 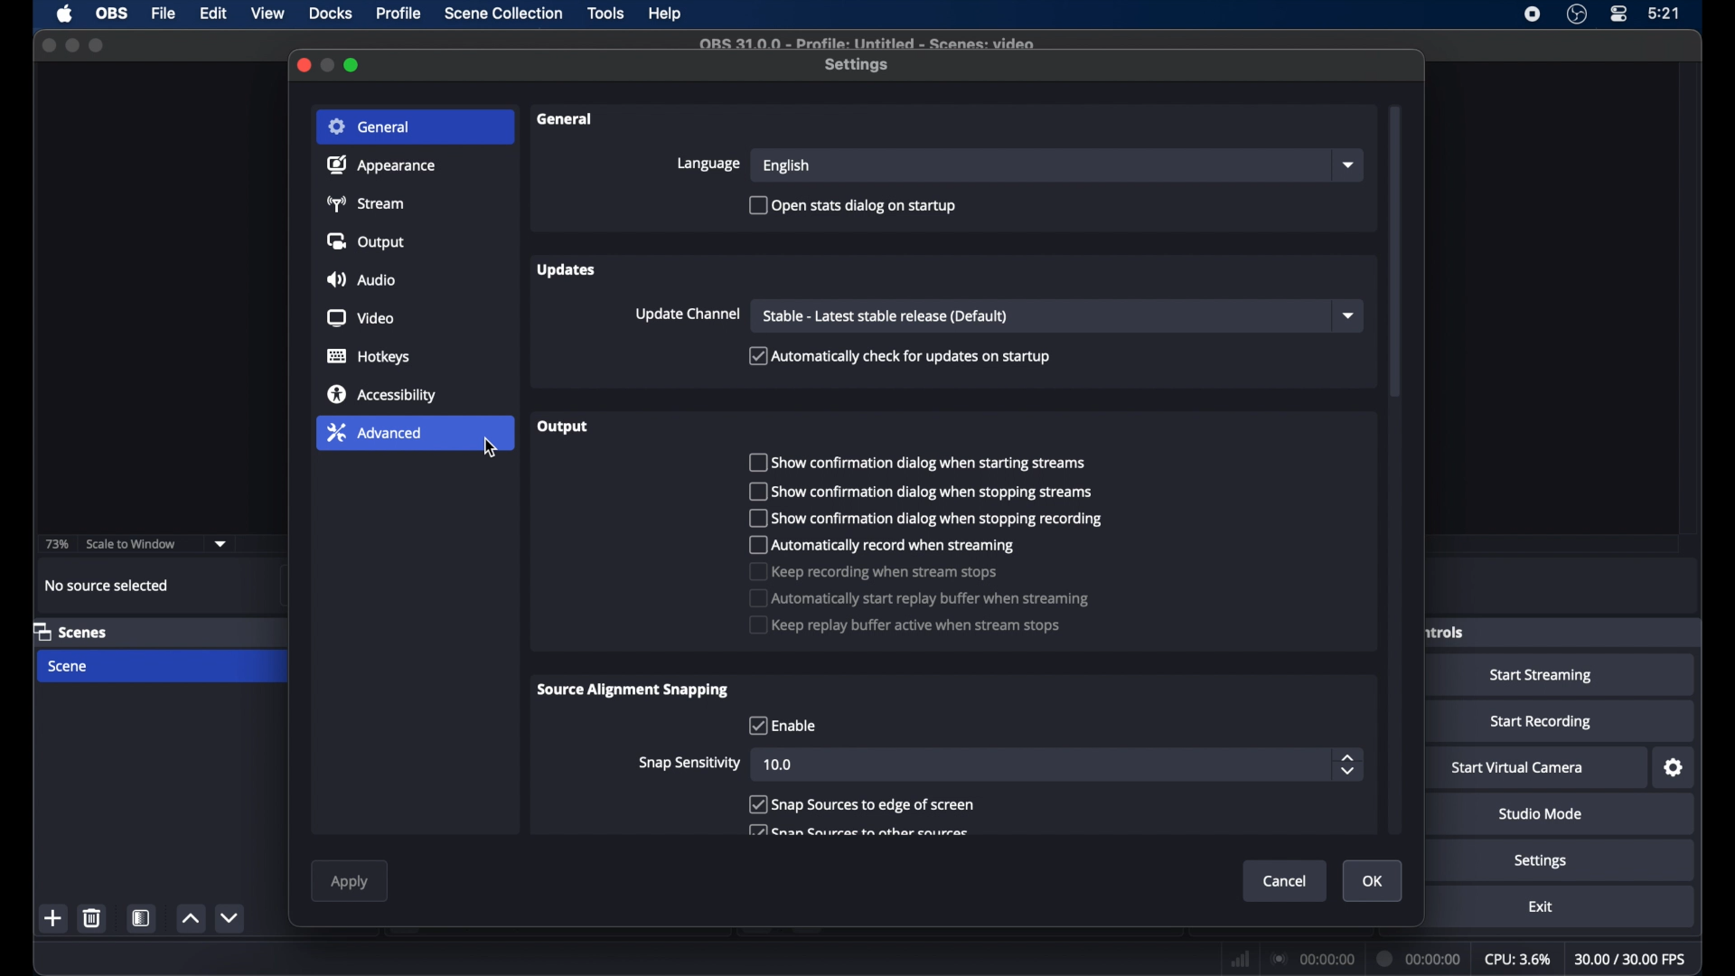 I want to click on dropdown, so click(x=1348, y=164).